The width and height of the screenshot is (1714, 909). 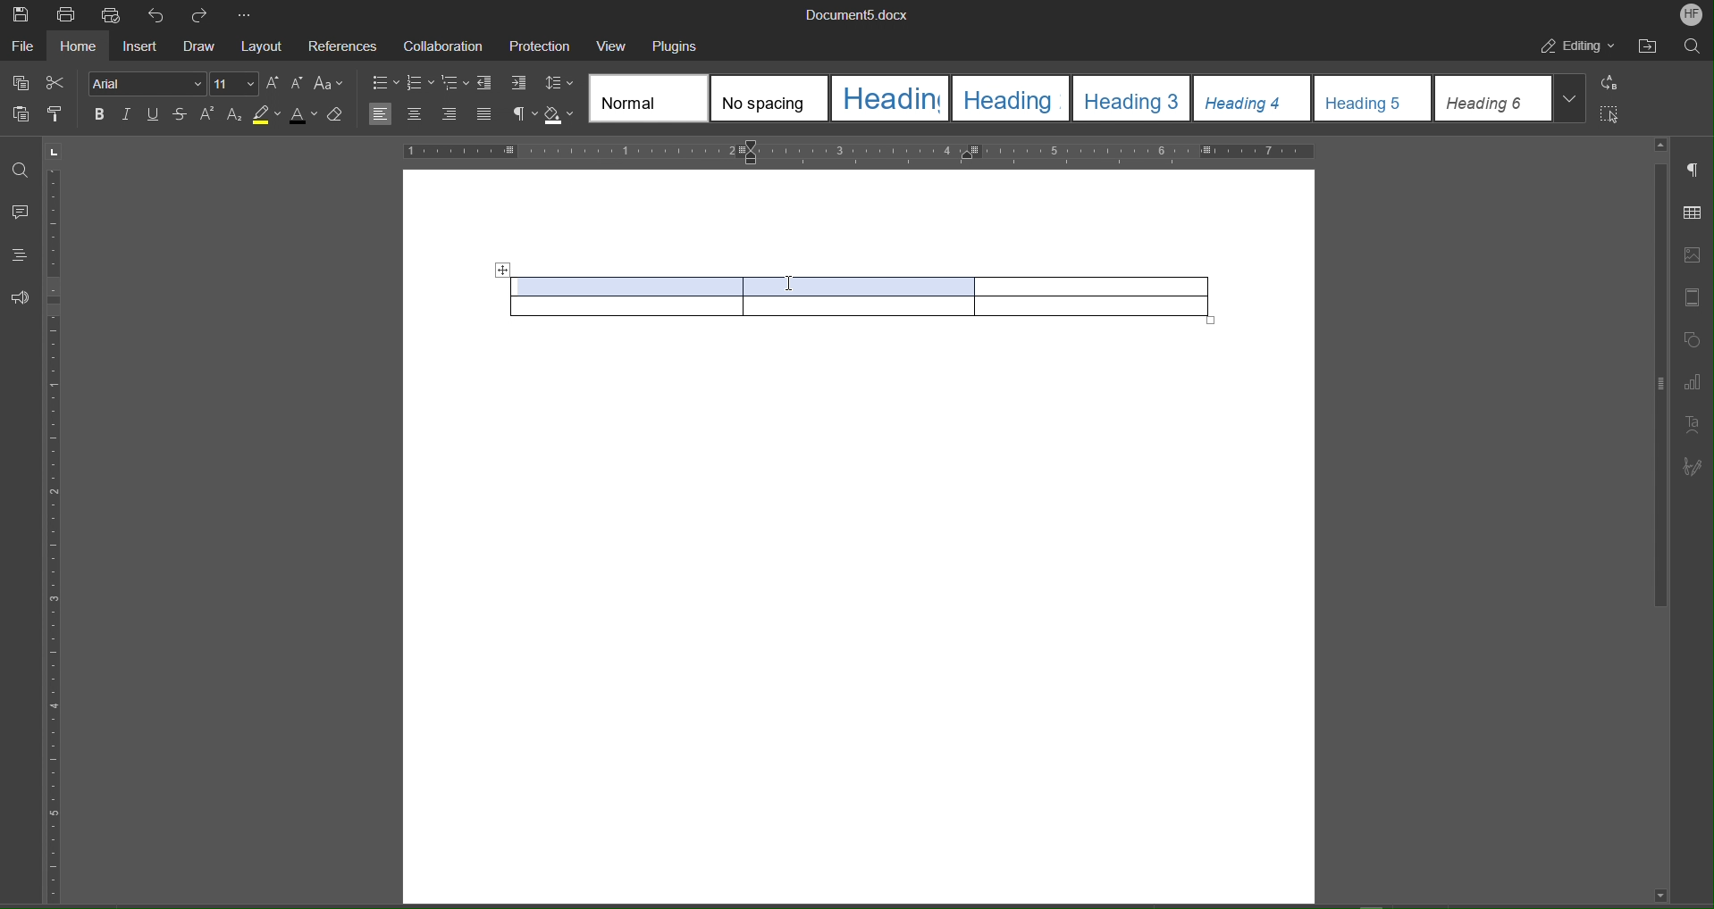 I want to click on heading 4, so click(x=1253, y=98).